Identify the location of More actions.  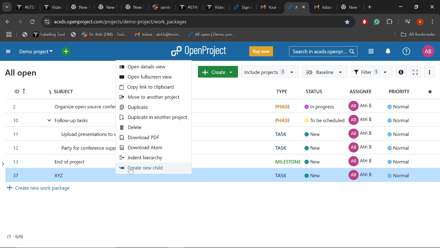
(430, 72).